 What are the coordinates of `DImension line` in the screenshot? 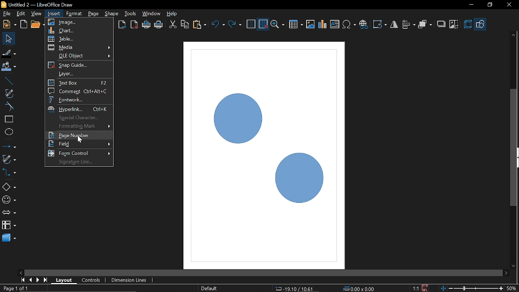 It's located at (130, 281).